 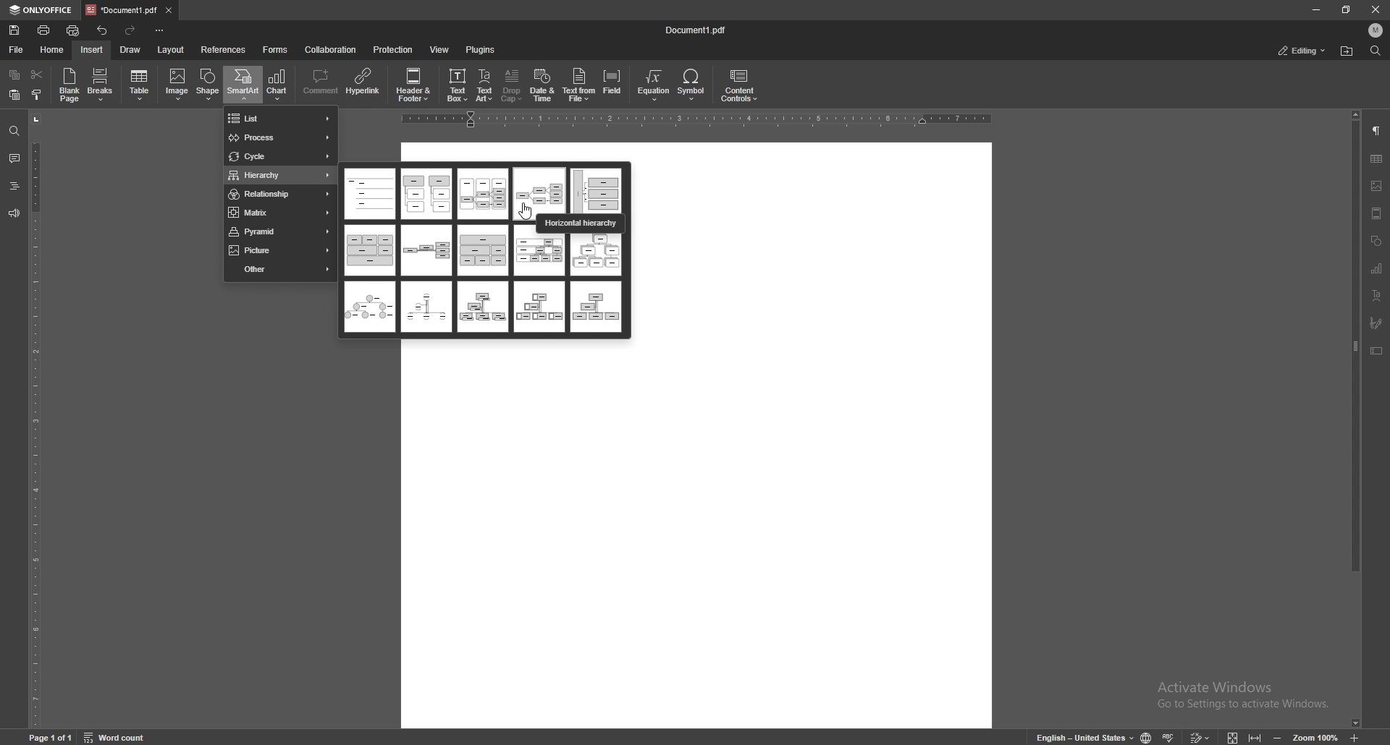 I want to click on comment, so click(x=15, y=158).